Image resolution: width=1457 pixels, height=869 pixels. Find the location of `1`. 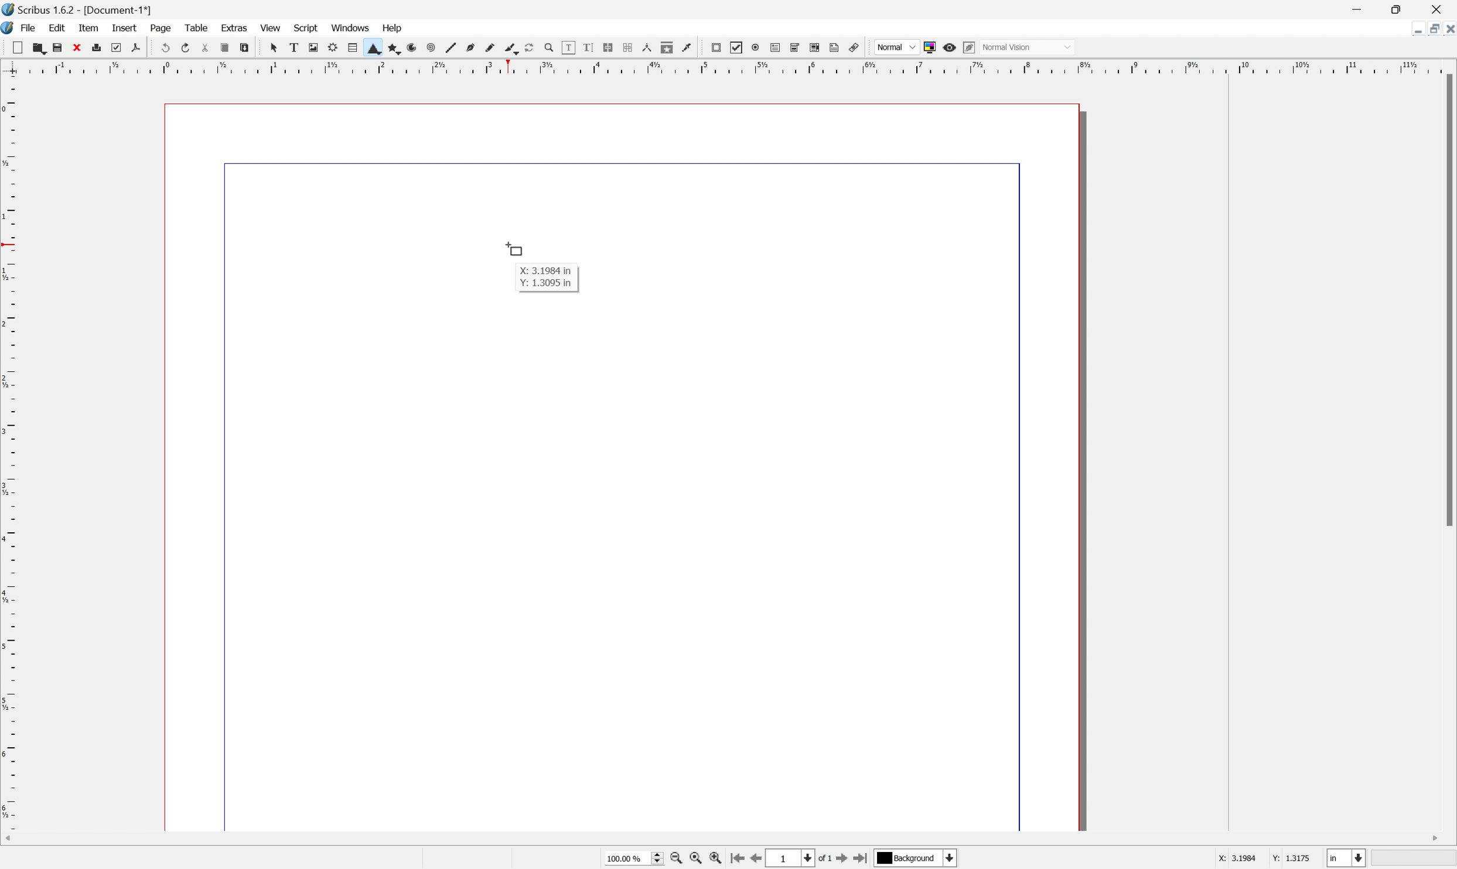

1 is located at coordinates (783, 858).